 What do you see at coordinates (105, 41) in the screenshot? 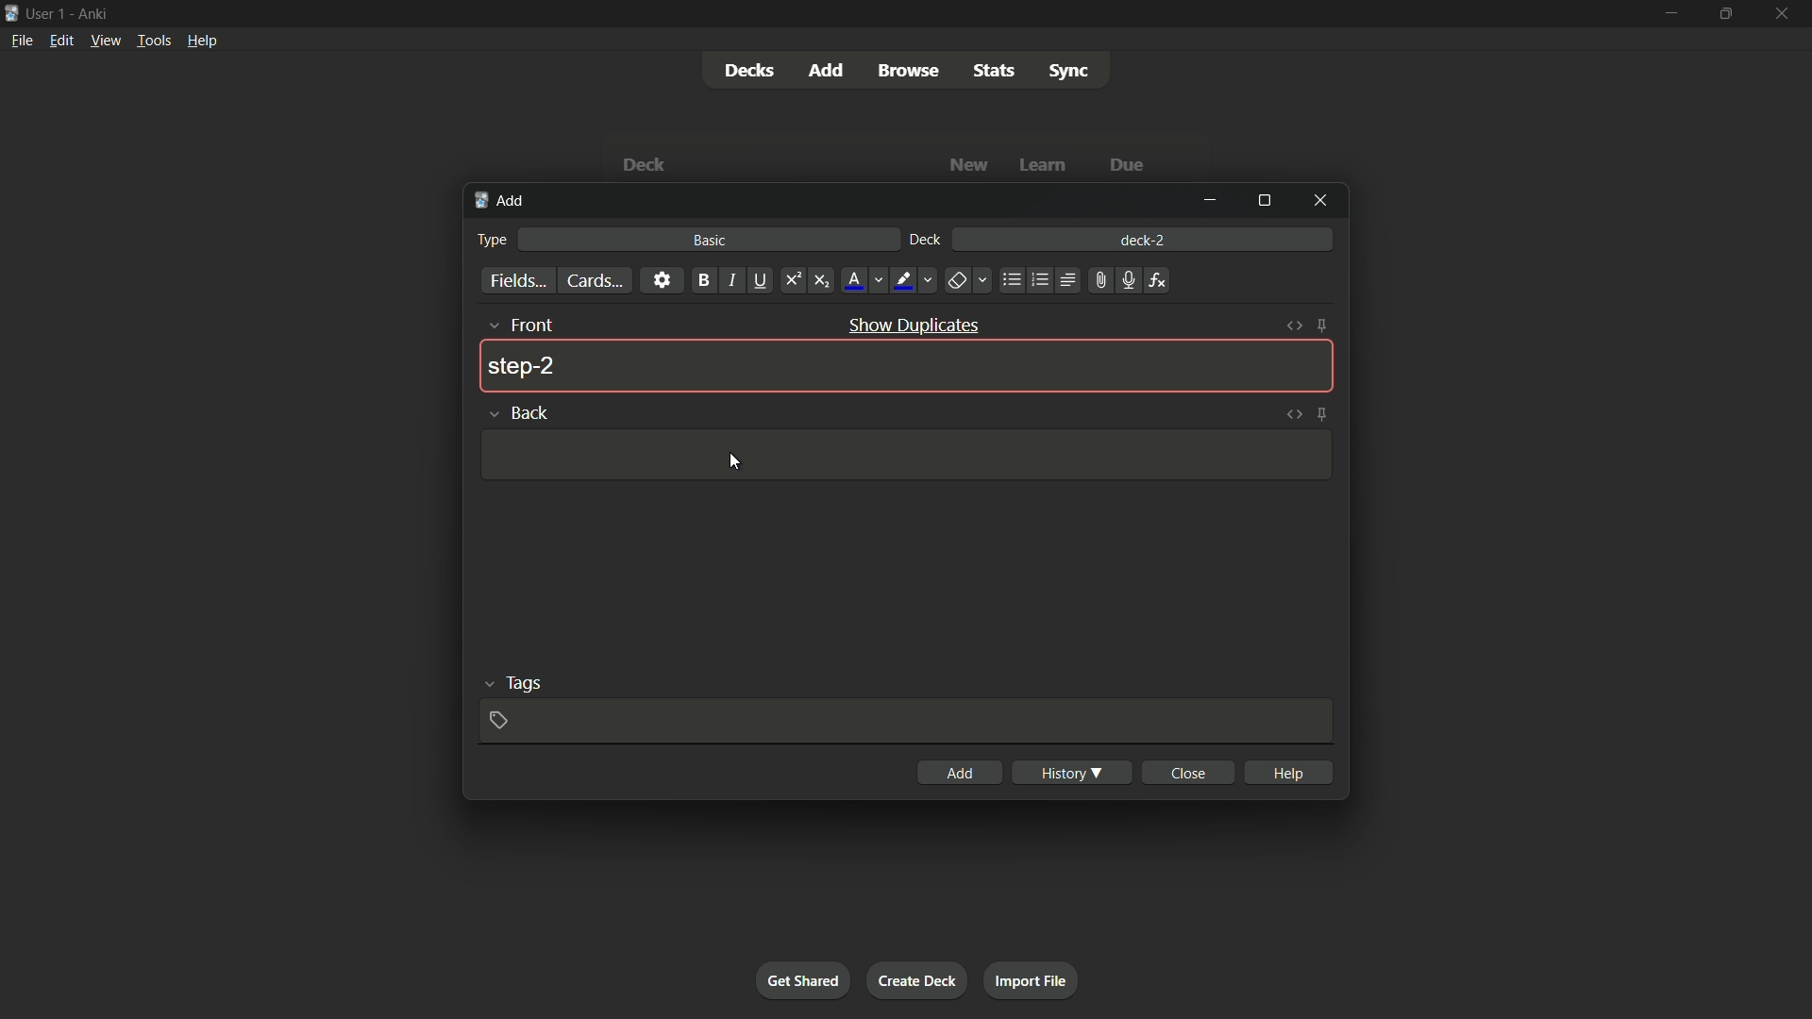
I see `view menu` at bounding box center [105, 41].